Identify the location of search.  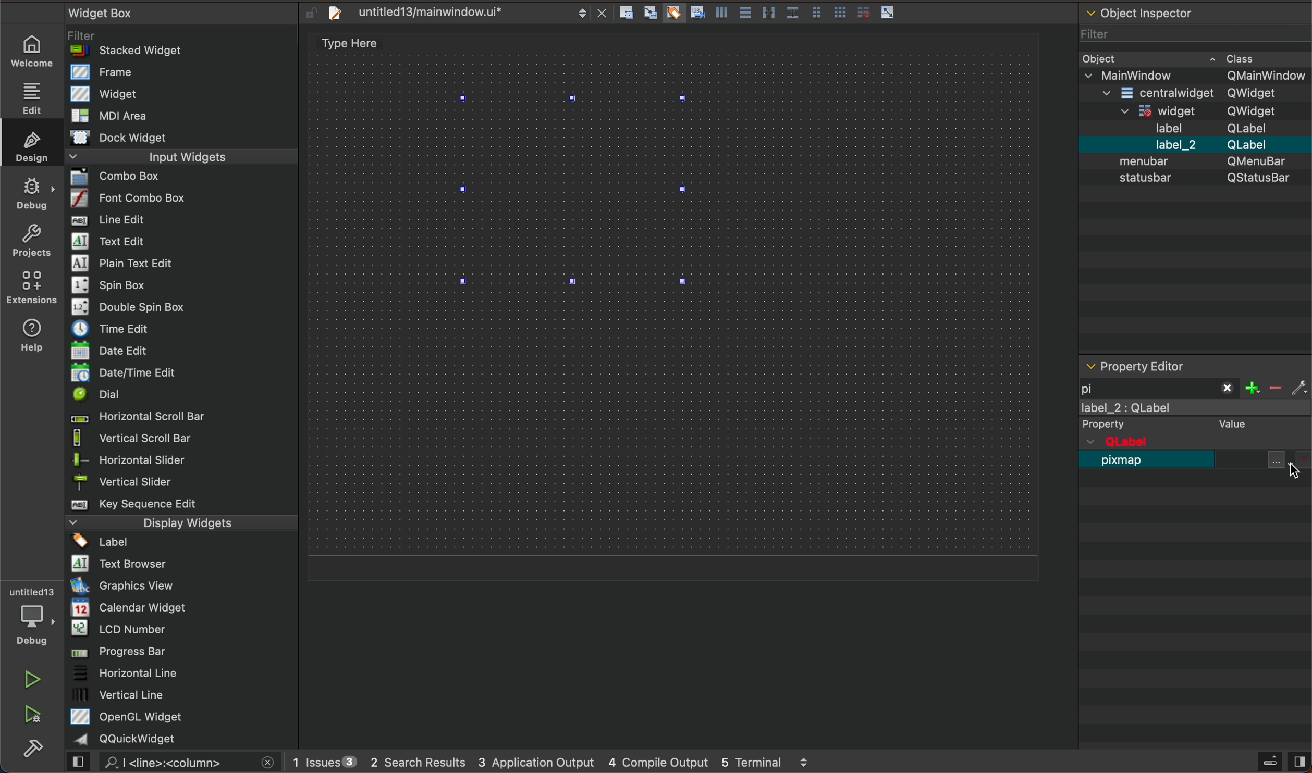
(177, 763).